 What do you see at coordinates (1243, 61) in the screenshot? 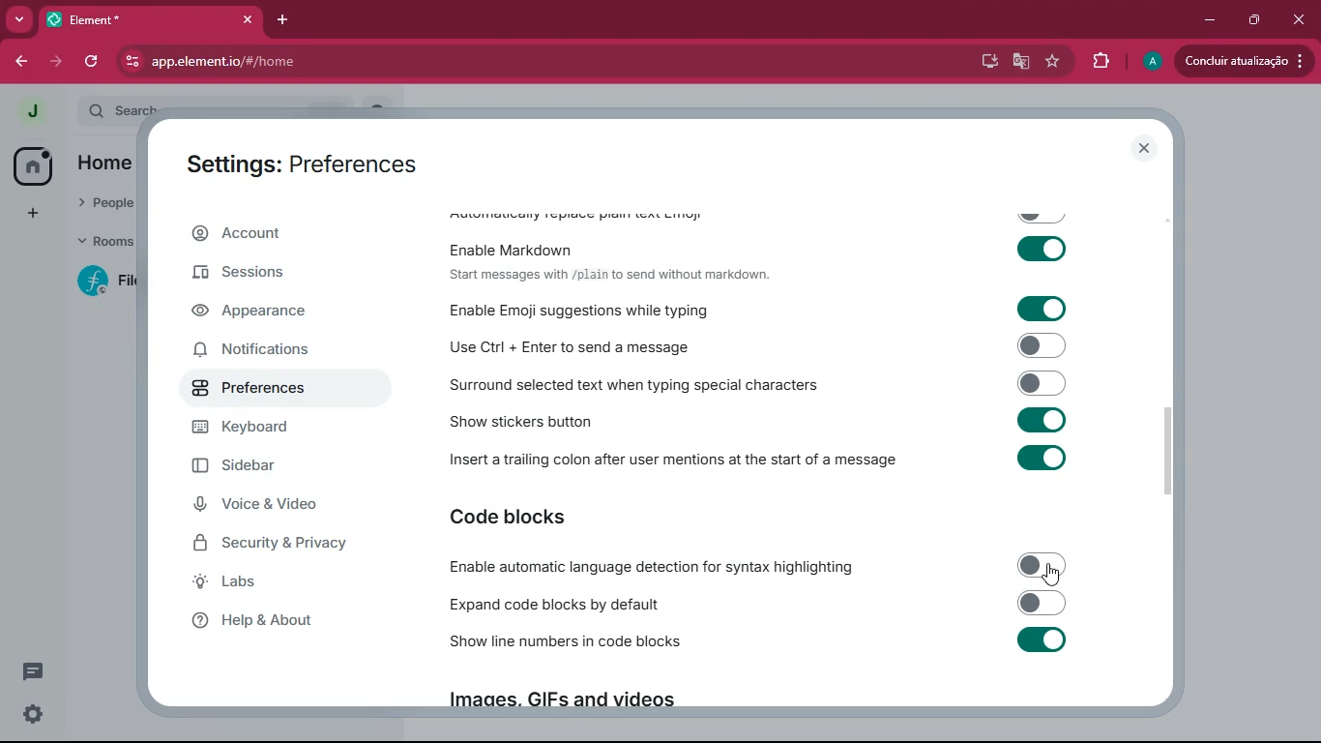
I see `conduir atualizacao` at bounding box center [1243, 61].